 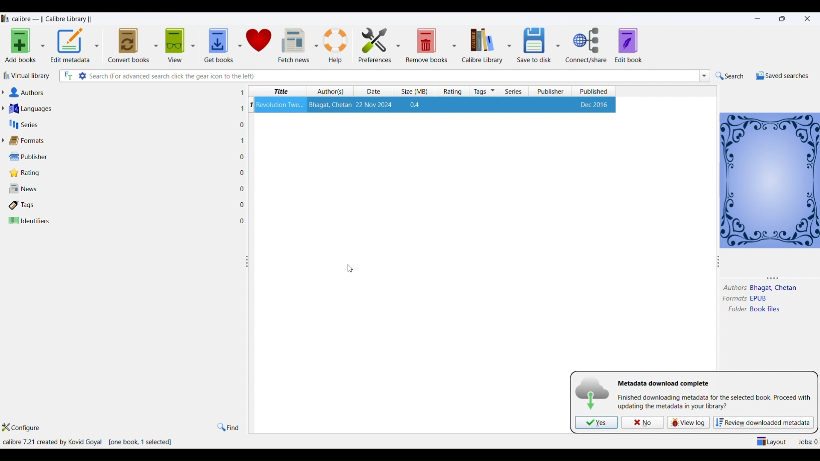 What do you see at coordinates (435, 105) in the screenshot?
I see `book details` at bounding box center [435, 105].